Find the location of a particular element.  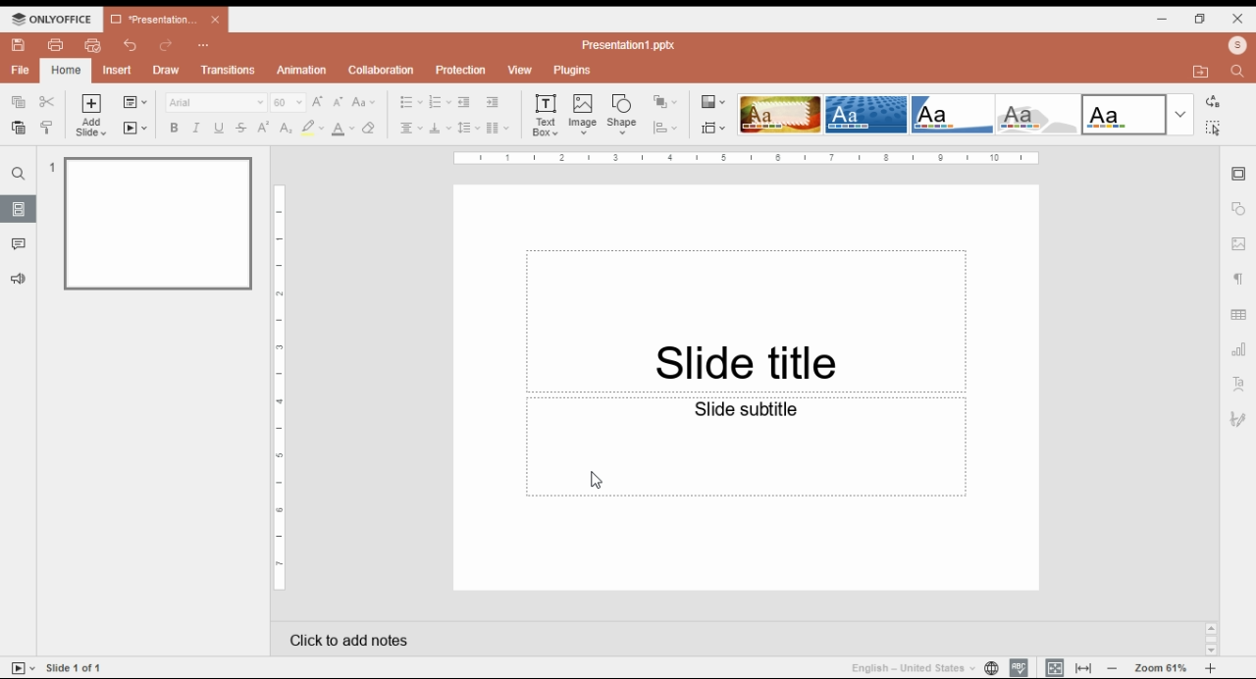

plugins is located at coordinates (573, 71).